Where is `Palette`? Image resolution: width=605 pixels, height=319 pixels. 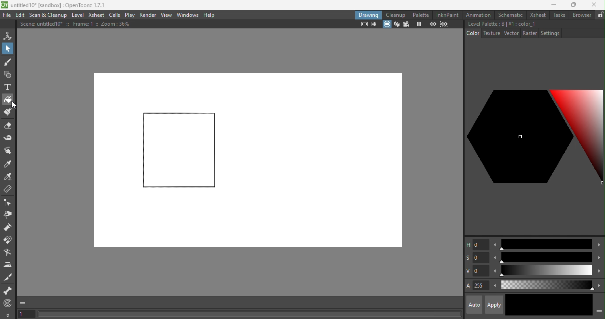 Palette is located at coordinates (422, 15).